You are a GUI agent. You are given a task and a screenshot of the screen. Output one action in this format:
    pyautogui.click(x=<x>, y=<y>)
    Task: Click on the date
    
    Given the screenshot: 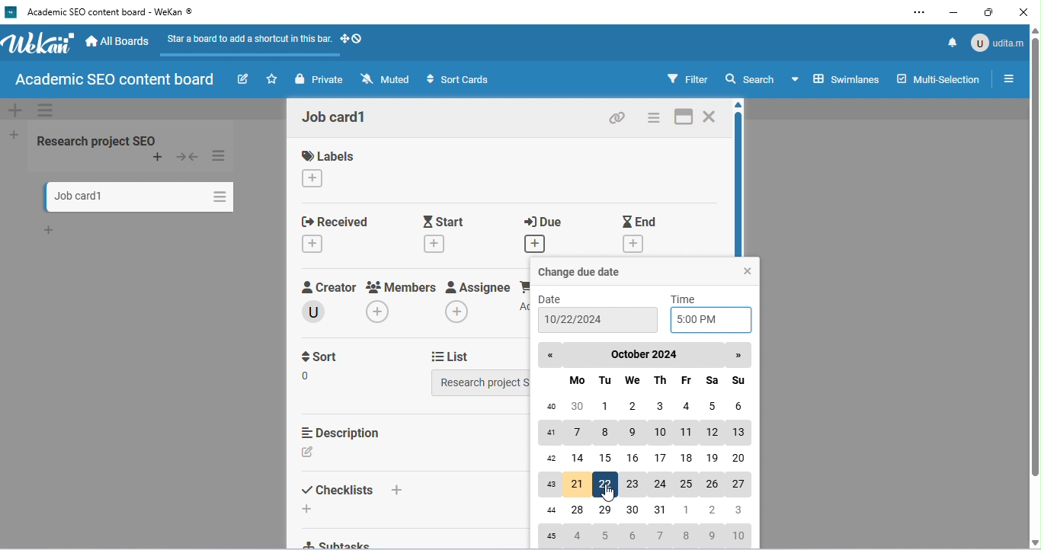 What is the action you would take?
    pyautogui.click(x=553, y=299)
    